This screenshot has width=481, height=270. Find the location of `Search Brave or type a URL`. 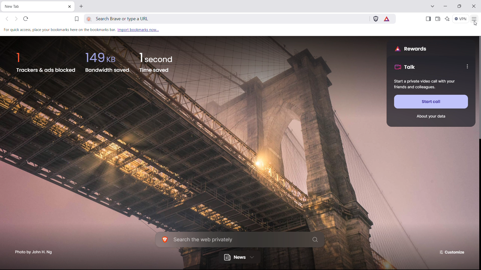

Search Brave or type a URL is located at coordinates (233, 19).